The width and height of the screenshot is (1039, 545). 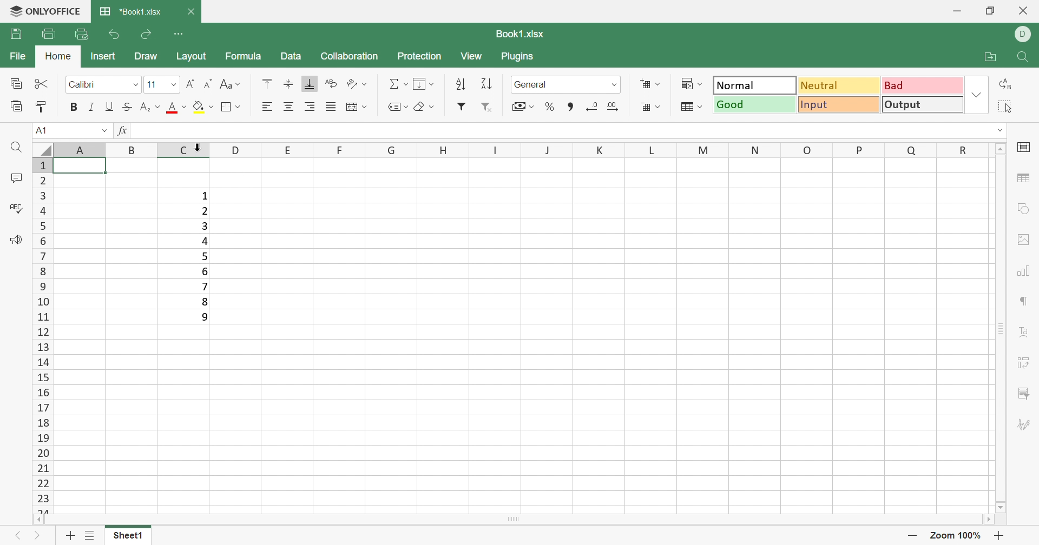 I want to click on Drop Down, so click(x=1001, y=130).